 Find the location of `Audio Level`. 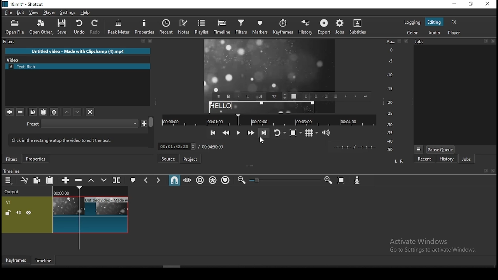

Audio Level is located at coordinates (393, 96).